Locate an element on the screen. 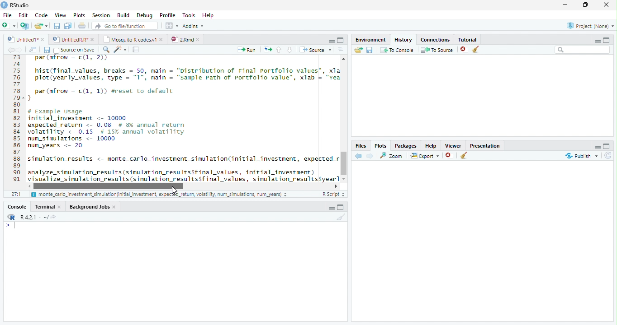 This screenshot has width=617, height=325. Console is located at coordinates (17, 206).